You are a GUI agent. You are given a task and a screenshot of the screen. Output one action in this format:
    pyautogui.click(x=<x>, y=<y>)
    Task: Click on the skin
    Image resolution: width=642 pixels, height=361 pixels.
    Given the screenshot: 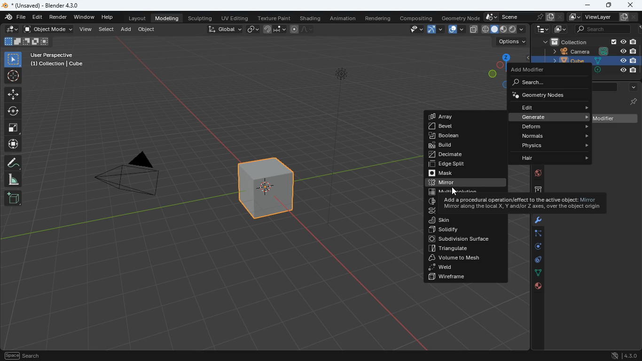 What is the action you would take?
    pyautogui.click(x=463, y=220)
    